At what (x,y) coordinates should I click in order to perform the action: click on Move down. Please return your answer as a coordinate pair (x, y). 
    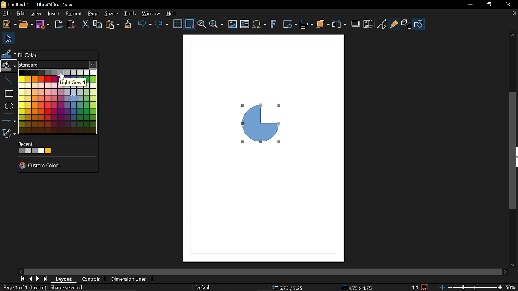
    Looking at the image, I should click on (512, 265).